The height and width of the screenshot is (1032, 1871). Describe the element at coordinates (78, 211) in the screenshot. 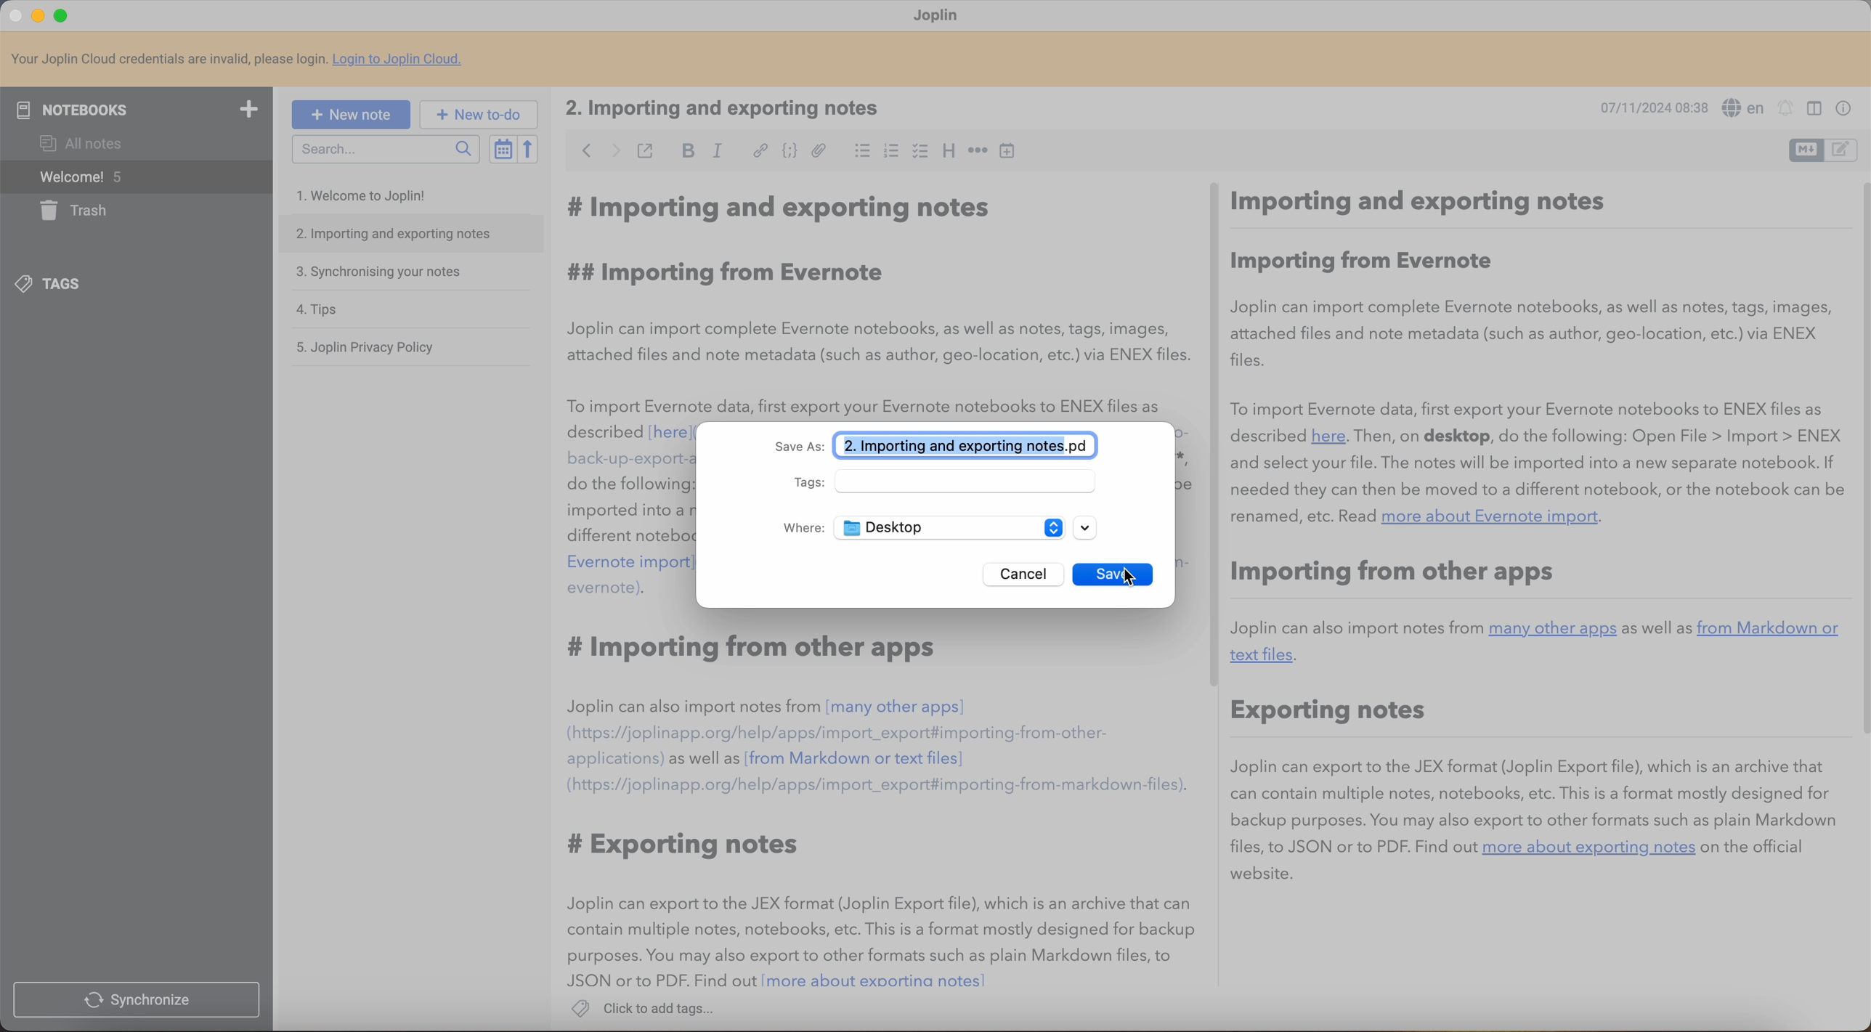

I see `trash` at that location.